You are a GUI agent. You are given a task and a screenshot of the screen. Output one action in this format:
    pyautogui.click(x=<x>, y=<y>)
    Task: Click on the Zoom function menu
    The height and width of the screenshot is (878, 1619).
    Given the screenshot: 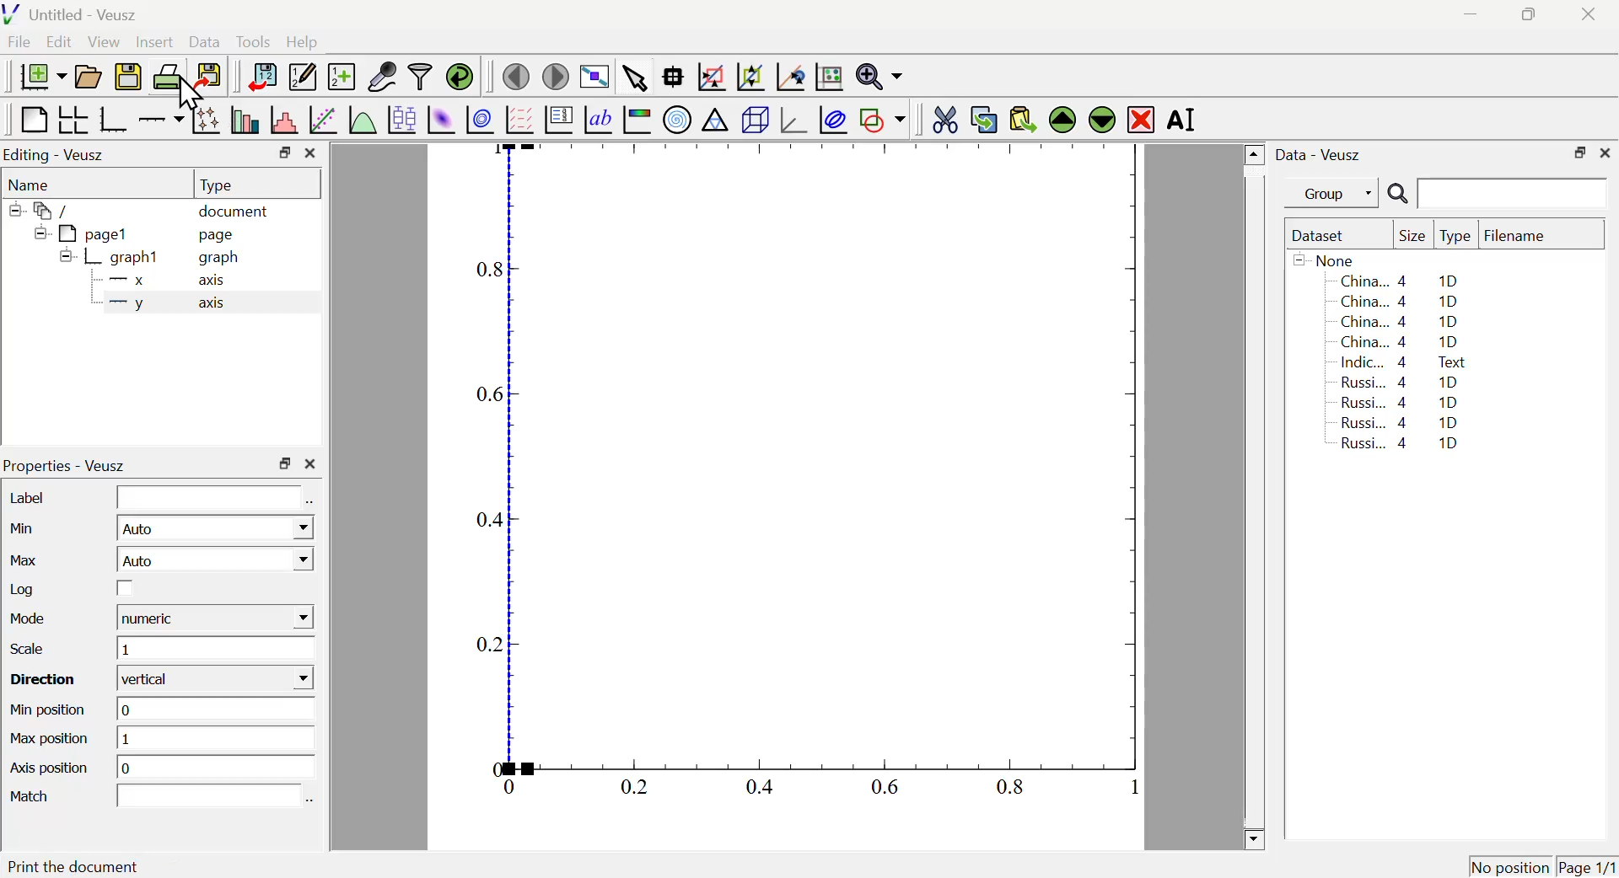 What is the action you would take?
    pyautogui.click(x=879, y=75)
    